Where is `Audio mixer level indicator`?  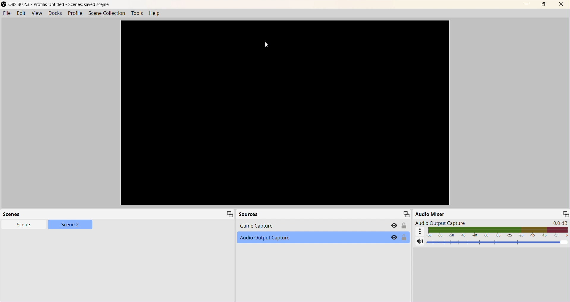
Audio mixer level indicator is located at coordinates (492, 232).